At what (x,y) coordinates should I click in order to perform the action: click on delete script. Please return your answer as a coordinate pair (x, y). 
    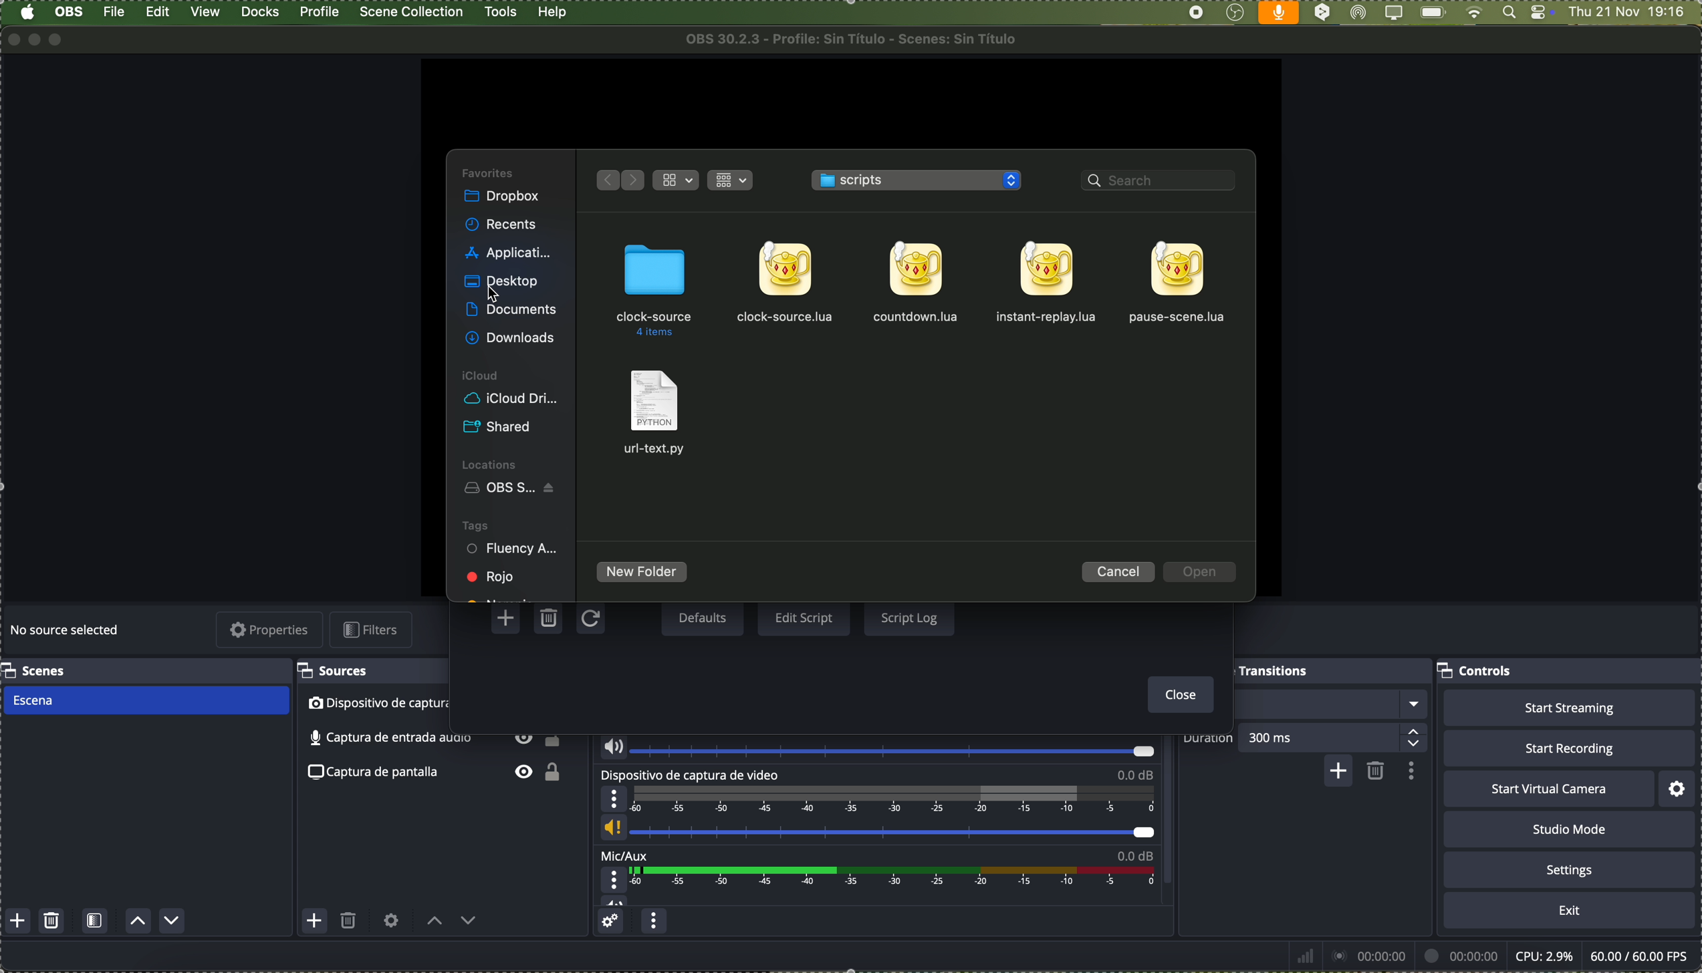
    Looking at the image, I should click on (550, 620).